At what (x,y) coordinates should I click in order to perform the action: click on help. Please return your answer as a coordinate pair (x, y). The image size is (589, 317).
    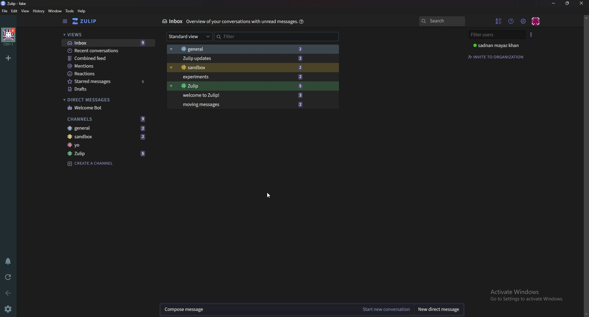
    Looking at the image, I should click on (302, 22).